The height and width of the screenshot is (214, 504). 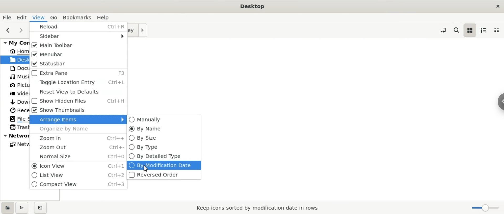 What do you see at coordinates (78, 166) in the screenshot?
I see `icon view` at bounding box center [78, 166].